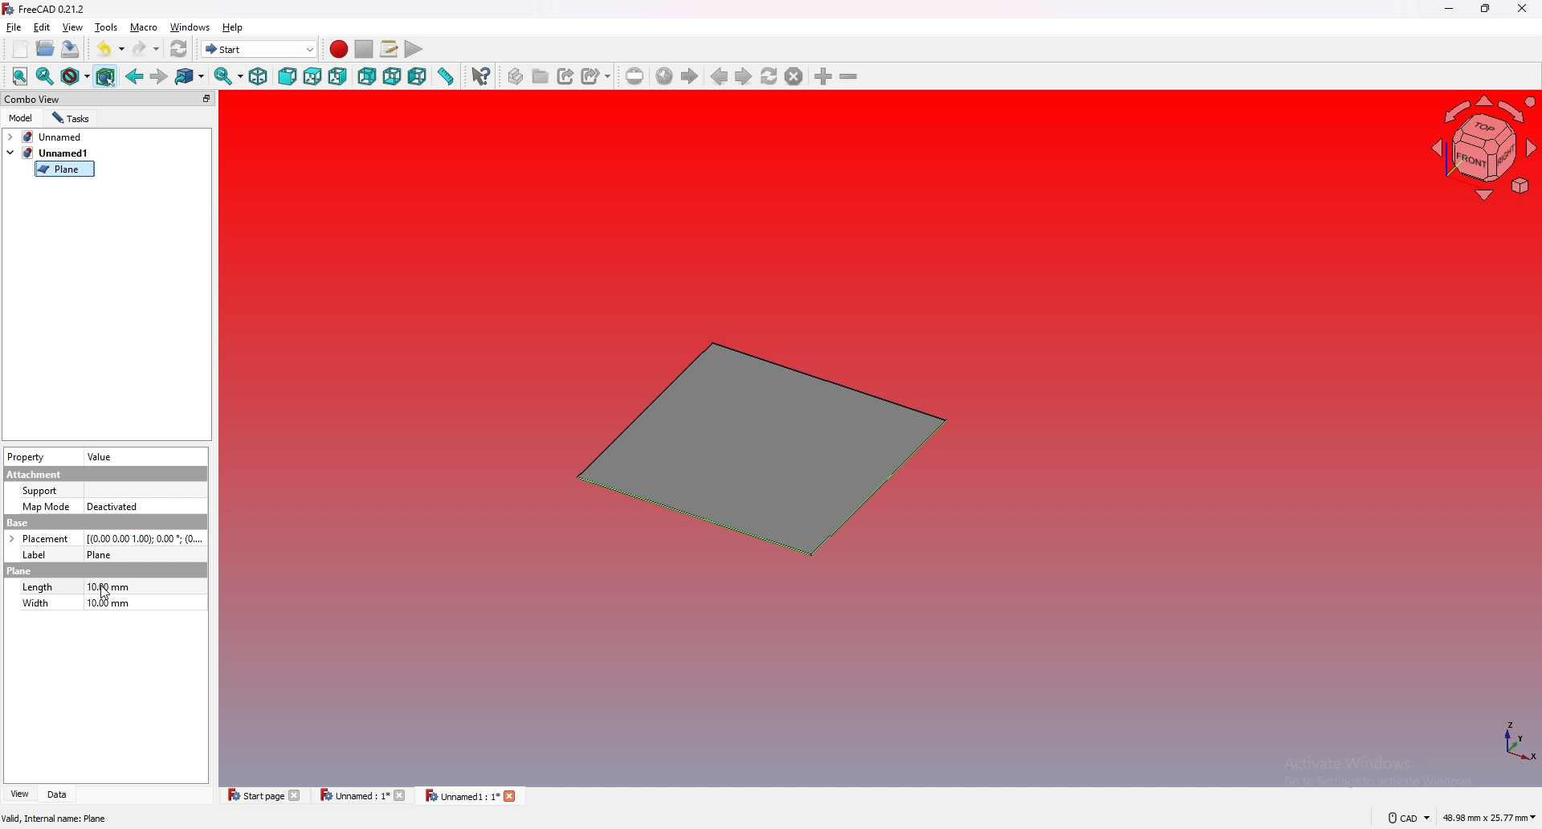  Describe the element at coordinates (46, 9) in the screenshot. I see `FreeCAD 0.21.2` at that location.